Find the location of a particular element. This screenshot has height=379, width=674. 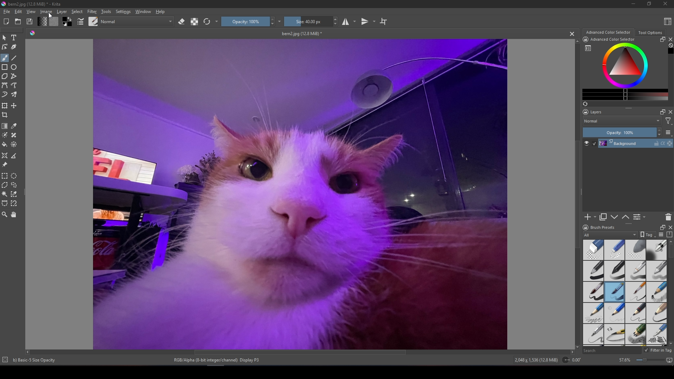

Dimensions and size is located at coordinates (538, 360).